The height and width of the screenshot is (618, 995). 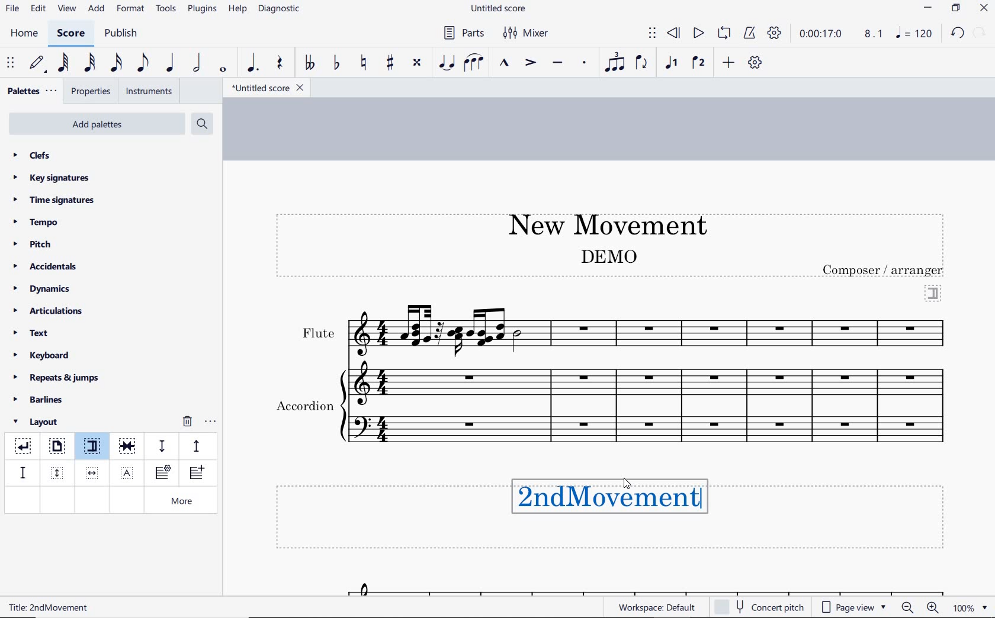 I want to click on customize toolbar, so click(x=756, y=63).